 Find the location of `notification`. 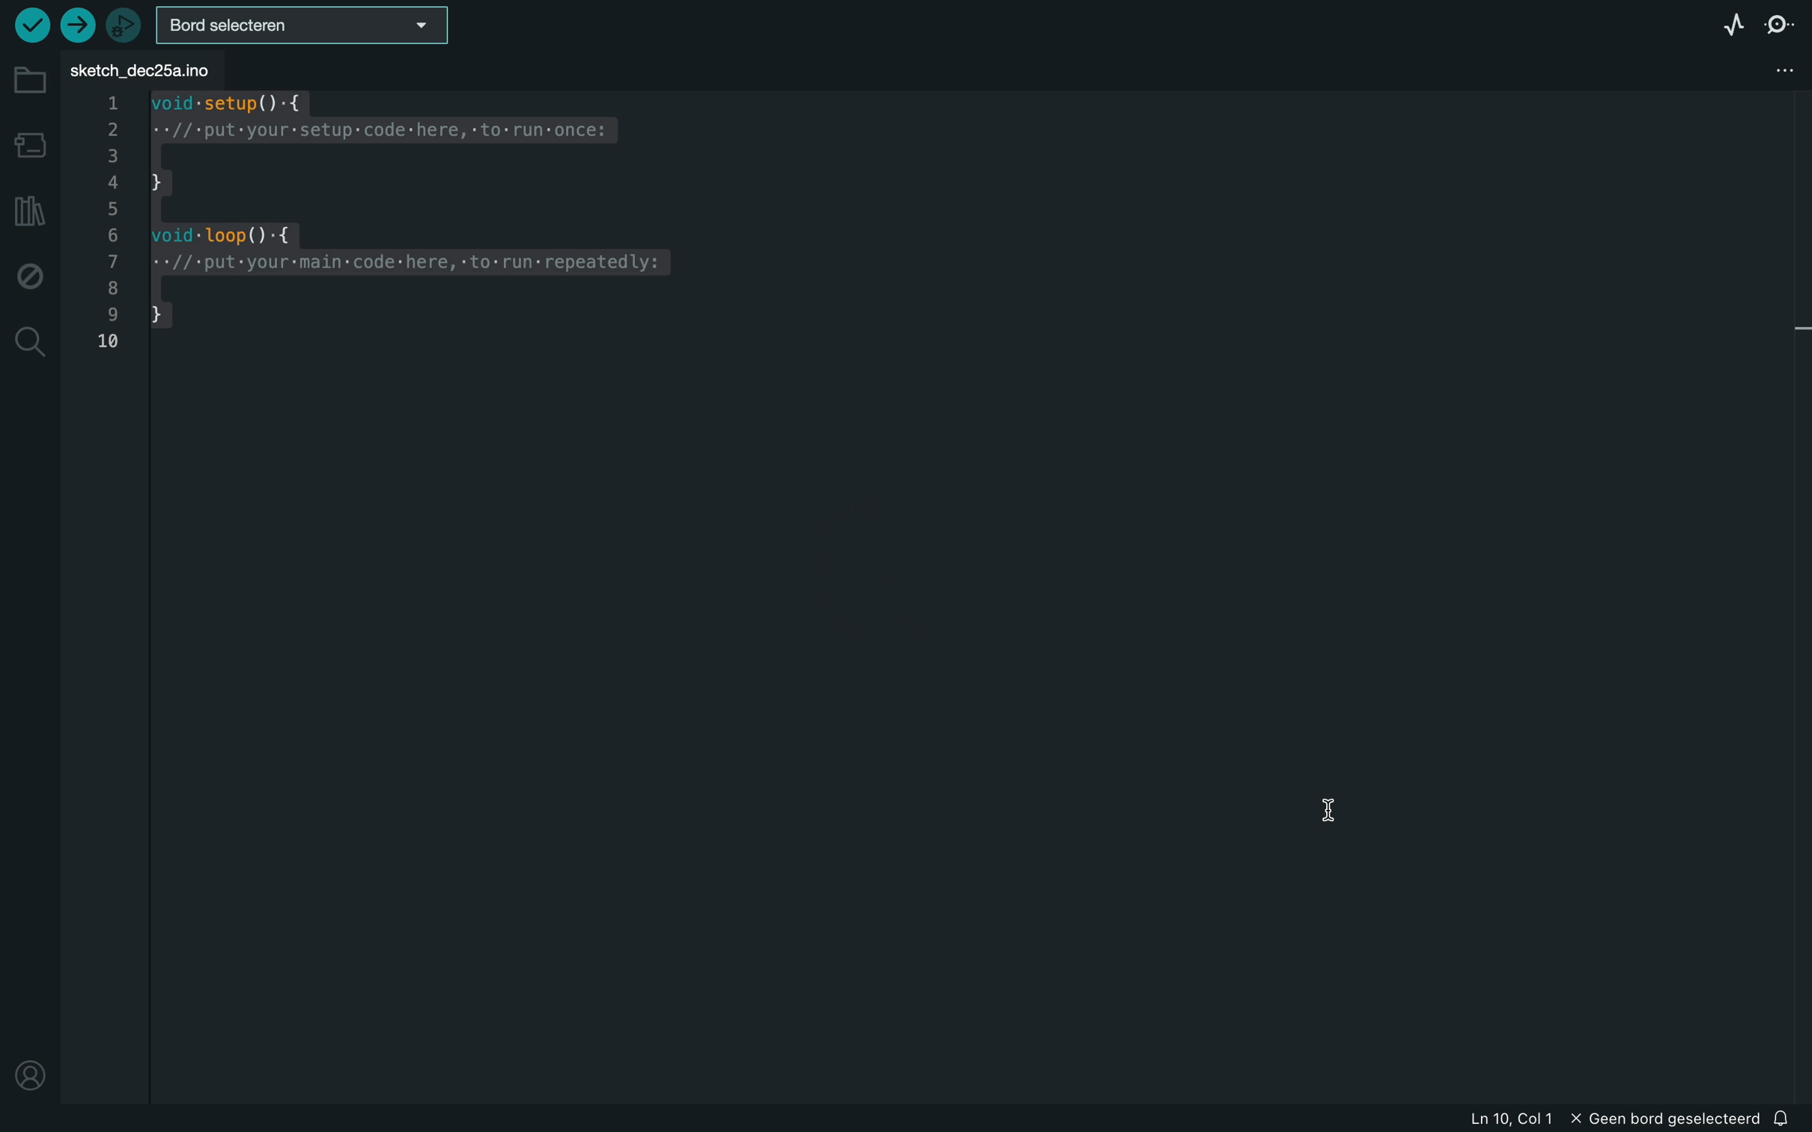

notification is located at coordinates (1785, 1119).